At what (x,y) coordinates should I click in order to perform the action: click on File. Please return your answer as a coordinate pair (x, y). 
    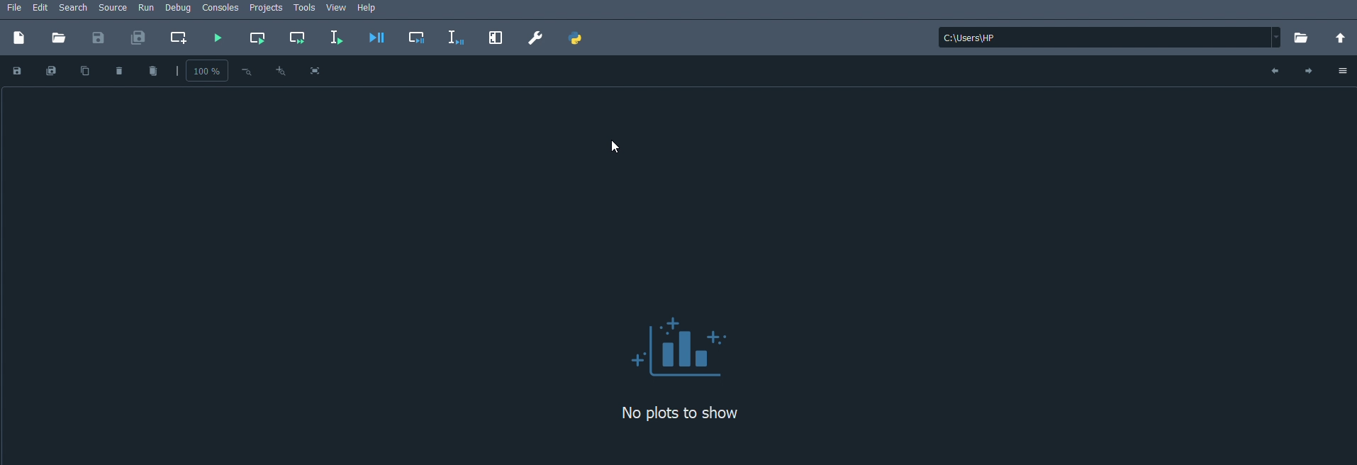
    Looking at the image, I should click on (12, 7).